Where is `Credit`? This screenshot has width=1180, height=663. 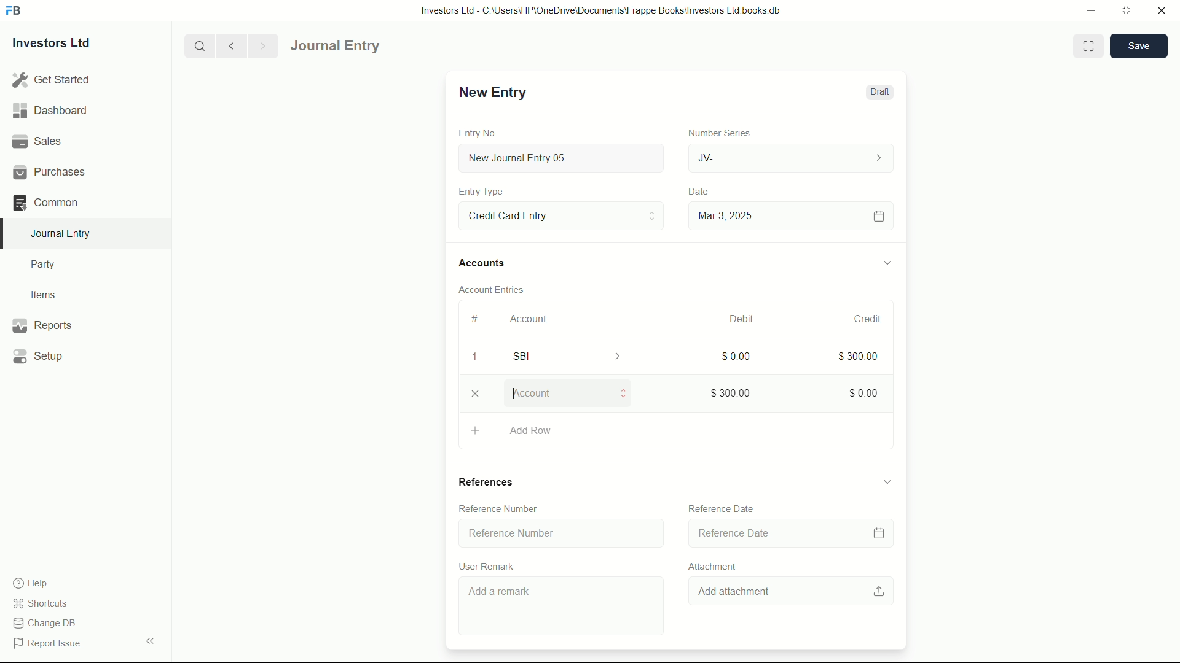
Credit is located at coordinates (862, 319).